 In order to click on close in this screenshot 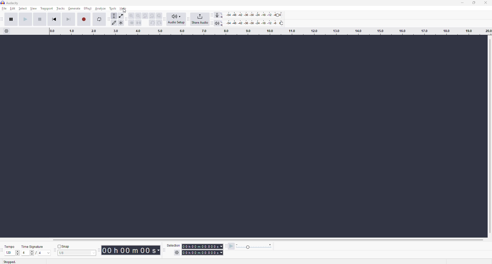, I will do `click(485, 2)`.